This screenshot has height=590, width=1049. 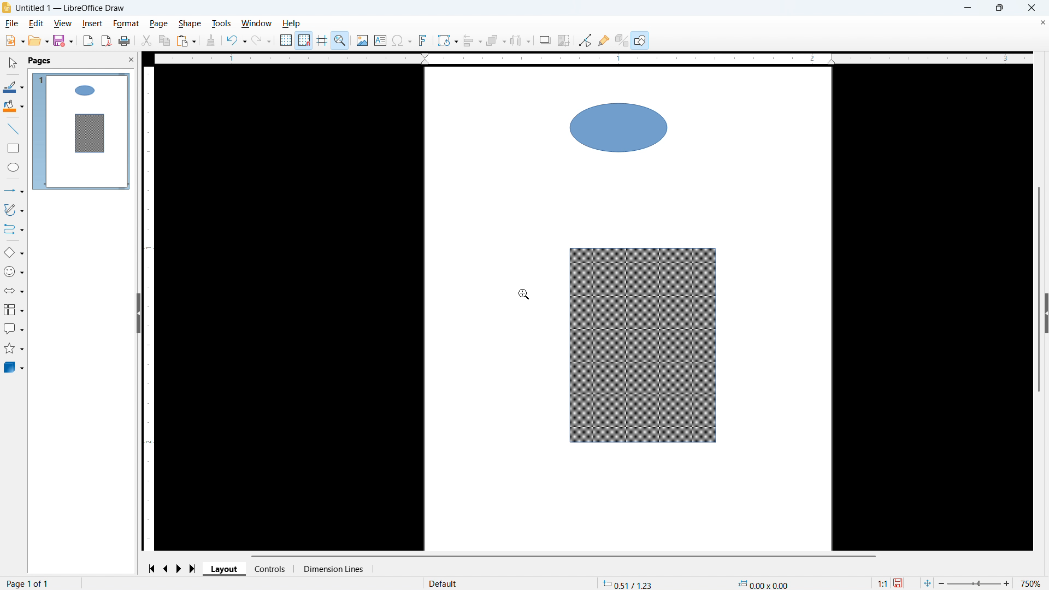 I want to click on minimise , so click(x=967, y=8).